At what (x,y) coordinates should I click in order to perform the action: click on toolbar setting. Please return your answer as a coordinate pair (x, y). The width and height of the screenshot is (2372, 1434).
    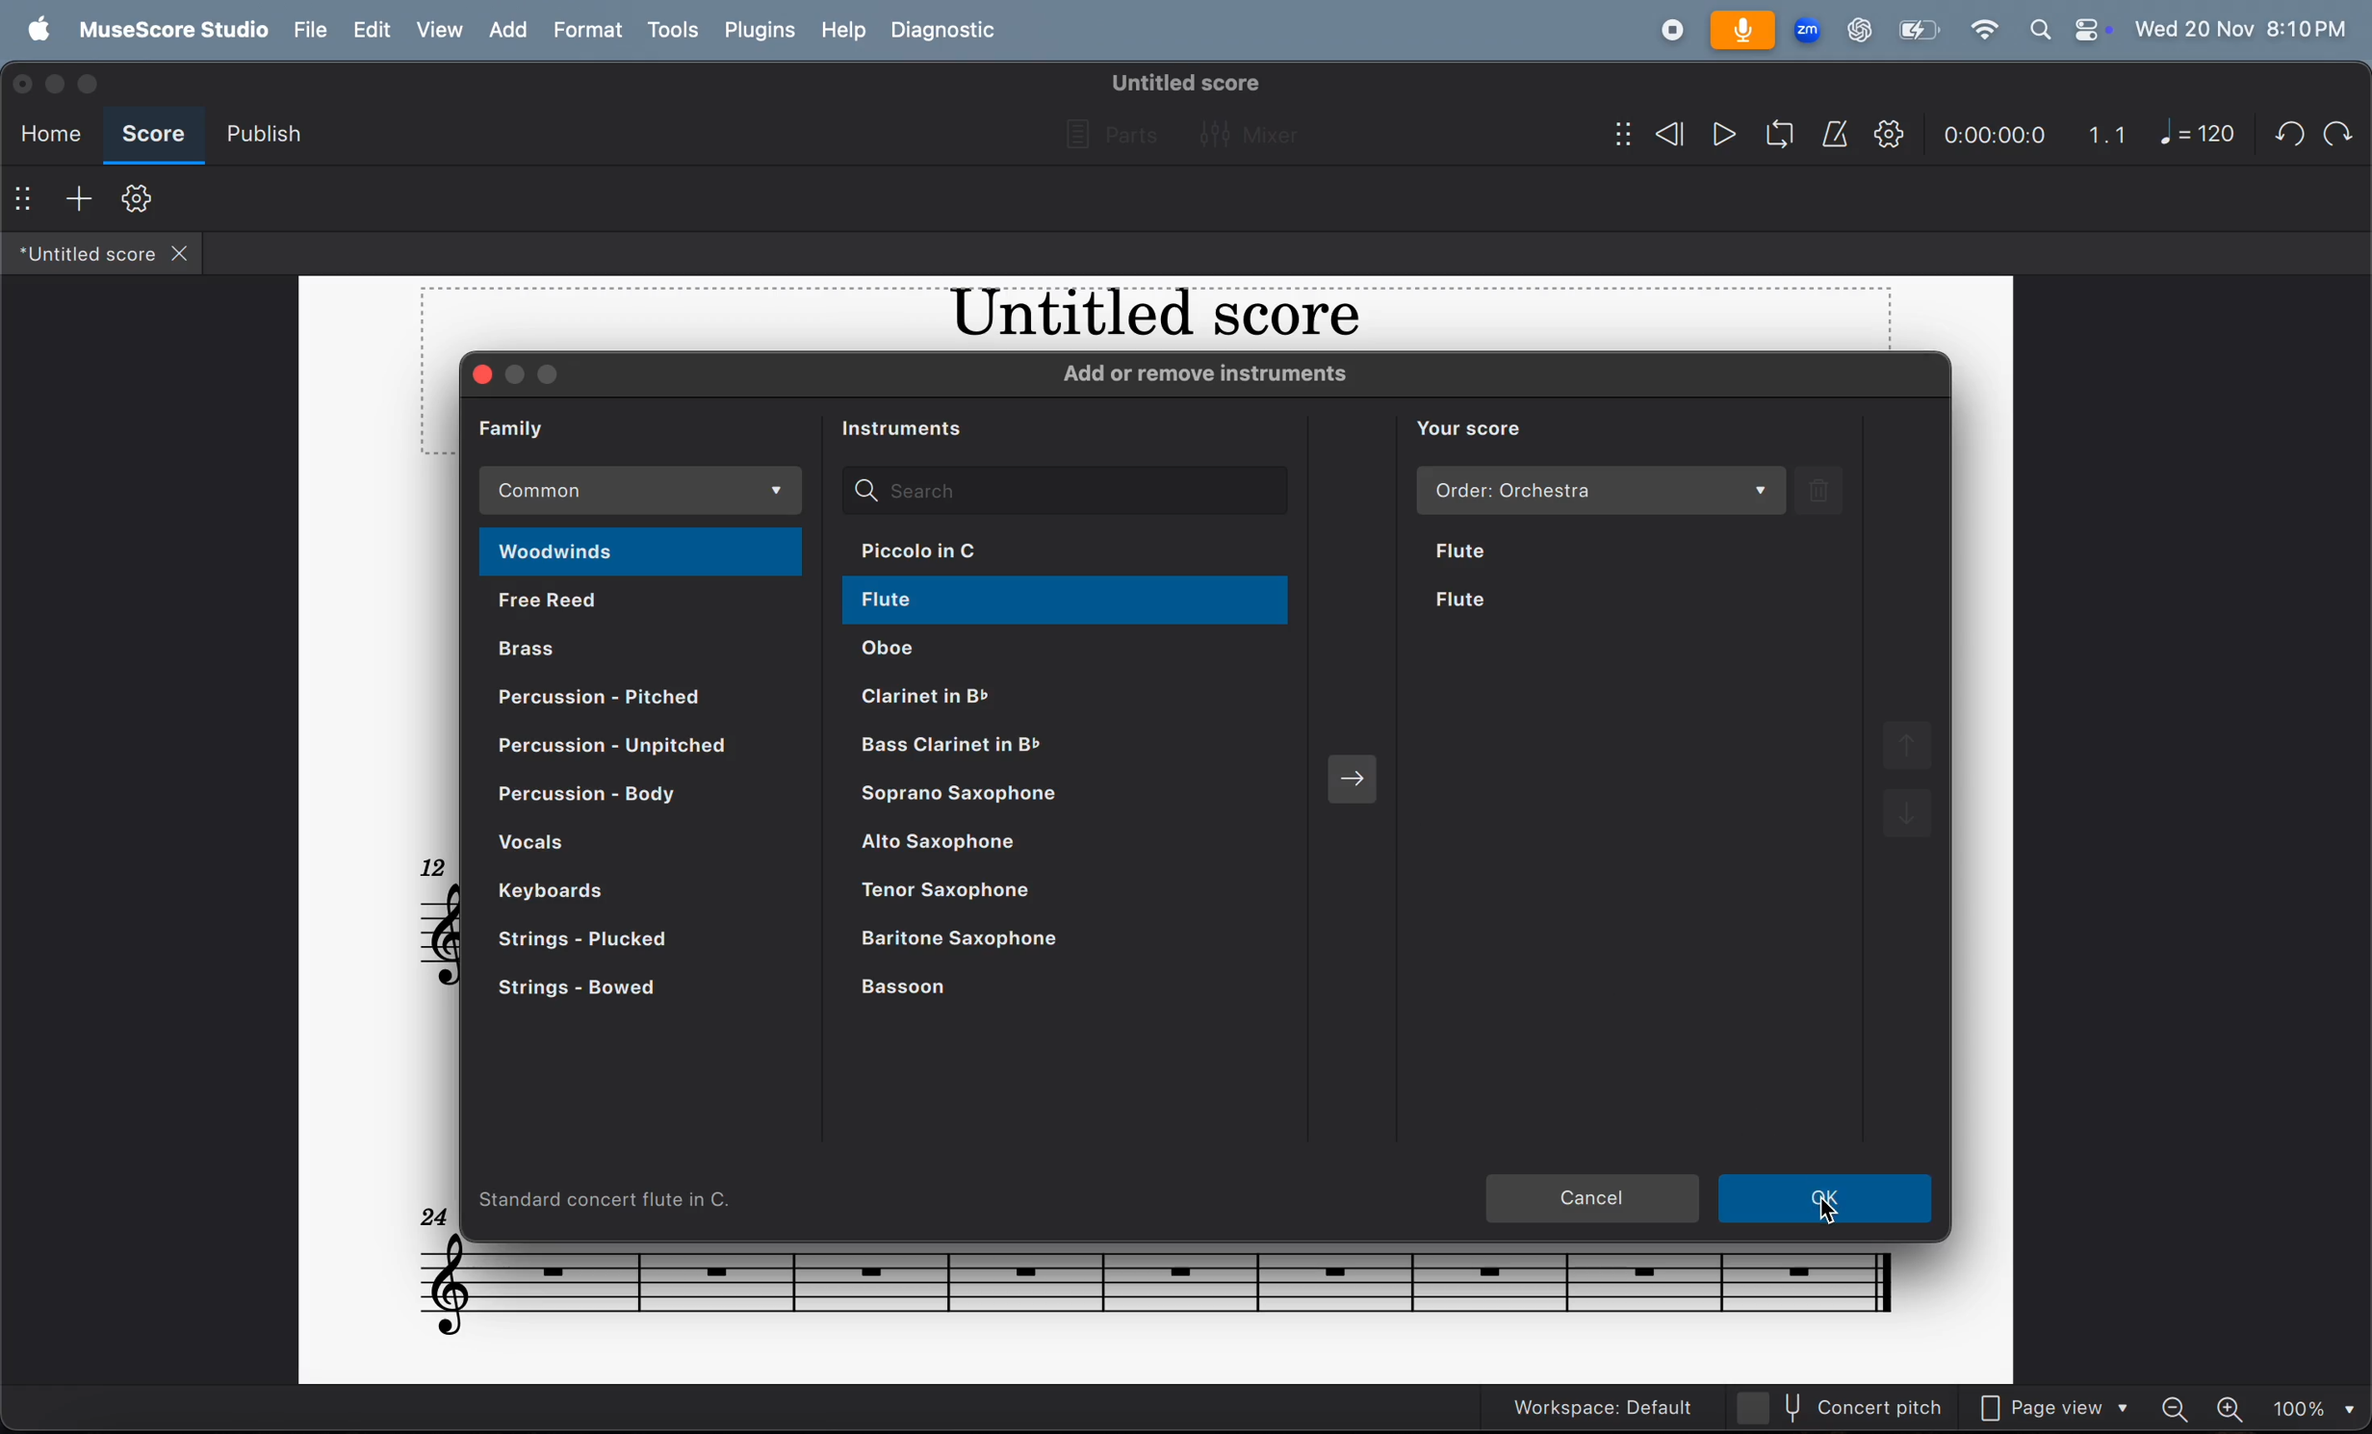
    Looking at the image, I should click on (137, 197).